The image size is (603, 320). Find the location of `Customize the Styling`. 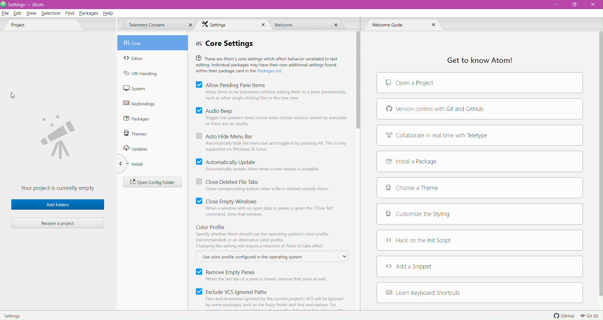

Customize the Styling is located at coordinates (480, 215).